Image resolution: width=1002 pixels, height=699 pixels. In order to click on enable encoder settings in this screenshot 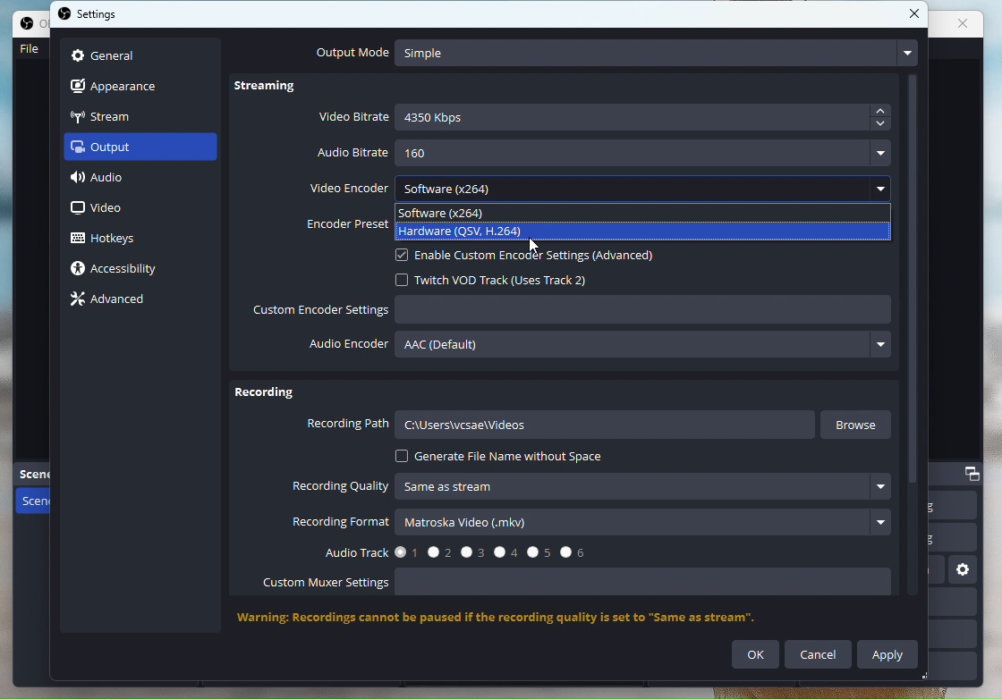, I will do `click(543, 256)`.